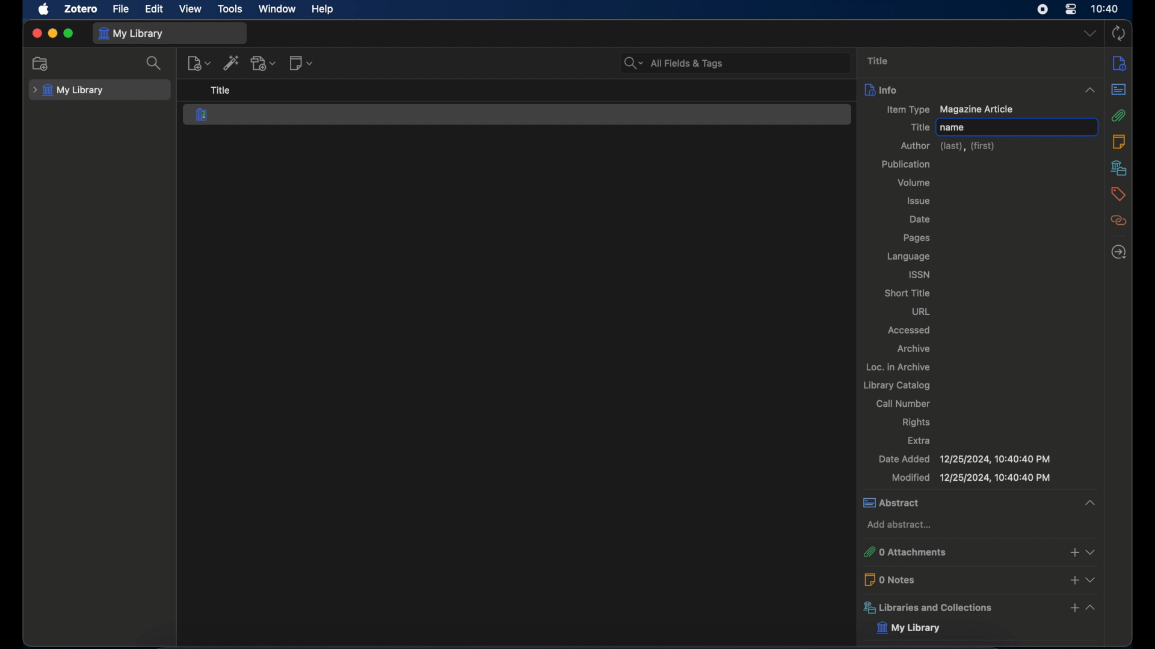 This screenshot has width=1155, height=649. I want to click on control center, so click(1071, 10).